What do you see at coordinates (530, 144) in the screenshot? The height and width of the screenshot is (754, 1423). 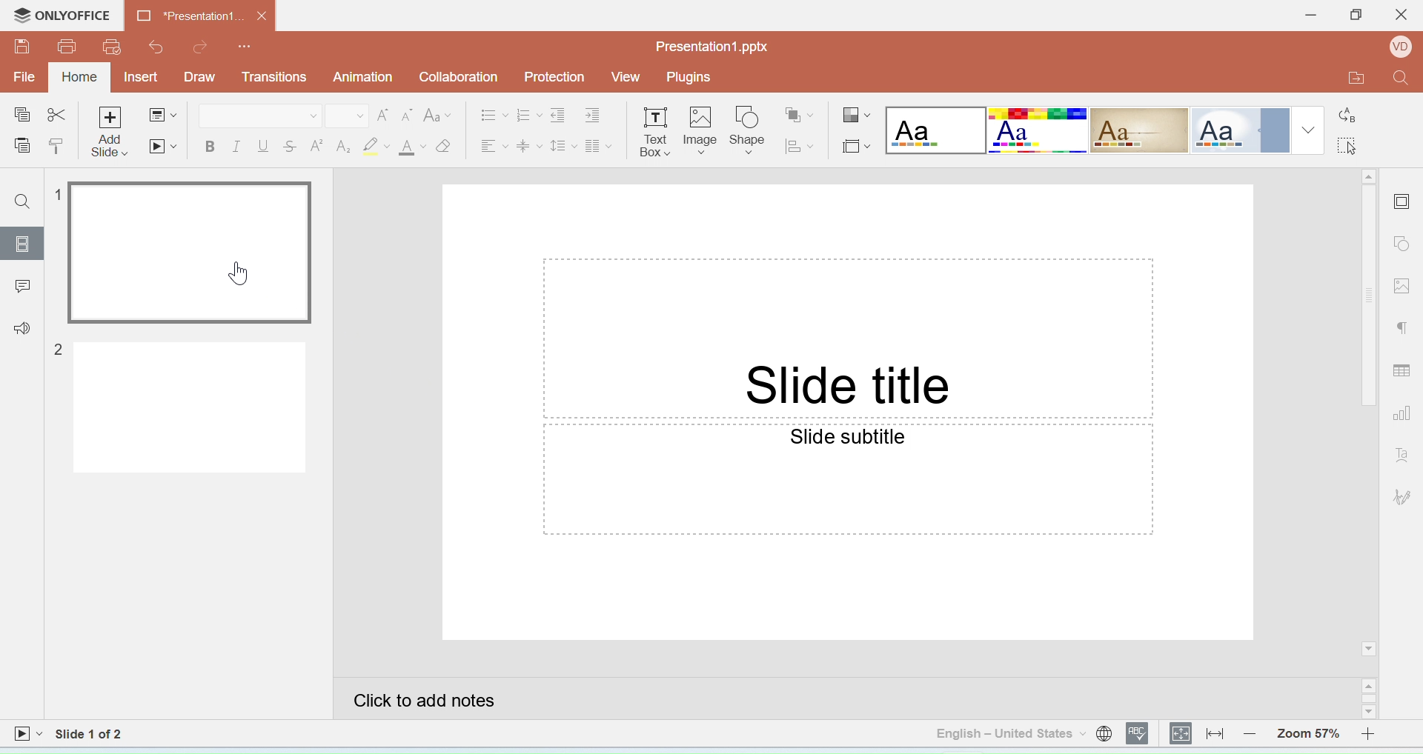 I see `Vertical align` at bounding box center [530, 144].